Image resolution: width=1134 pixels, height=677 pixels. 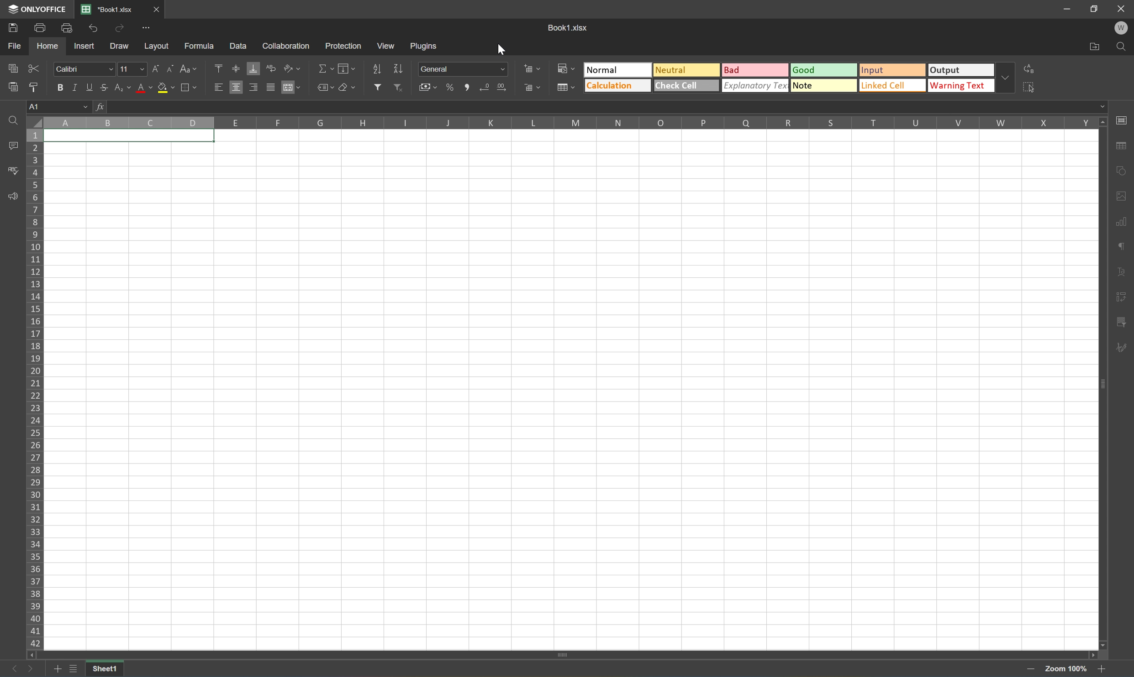 What do you see at coordinates (1120, 246) in the screenshot?
I see `Paragraph settings` at bounding box center [1120, 246].